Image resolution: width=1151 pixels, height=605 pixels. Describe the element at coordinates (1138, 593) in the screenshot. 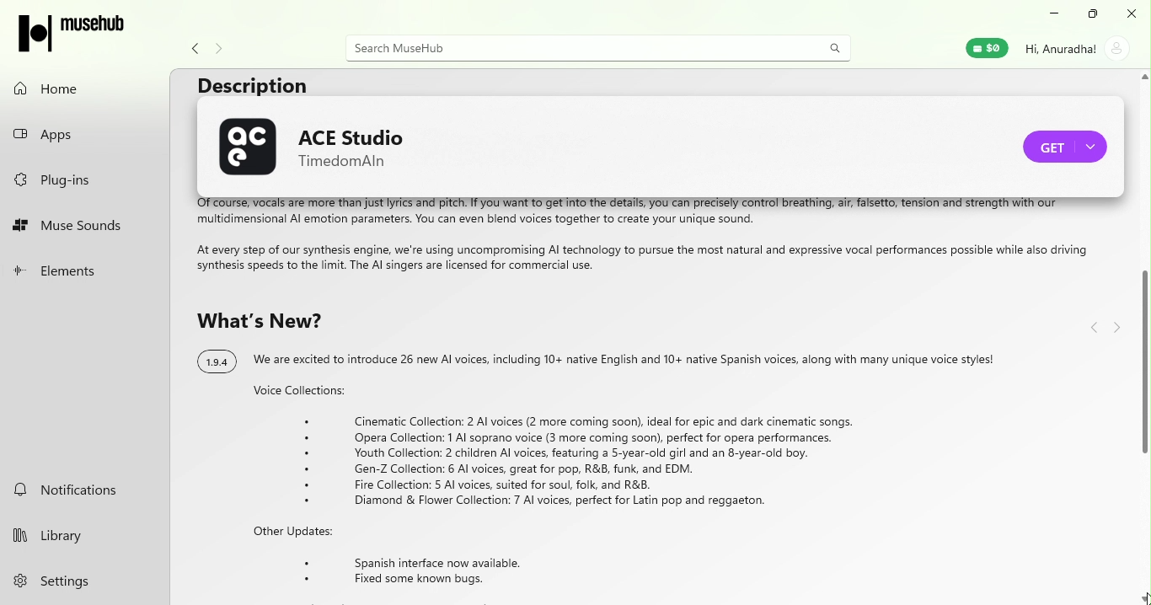

I see `cursor` at that location.